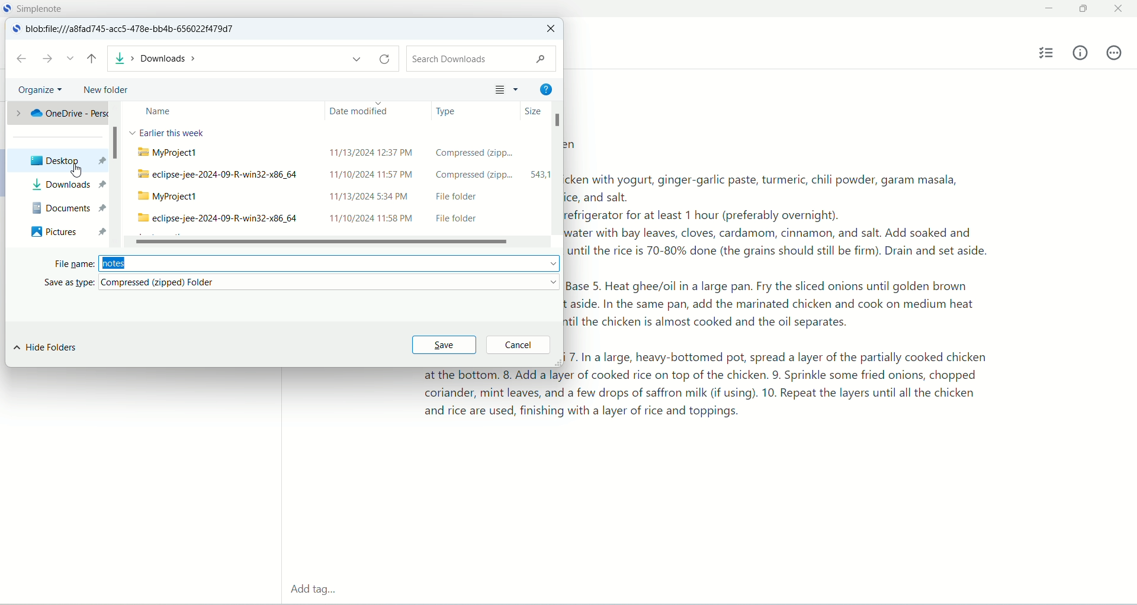 This screenshot has width=1137, height=605. What do you see at coordinates (1048, 53) in the screenshot?
I see `insert checklist` at bounding box center [1048, 53].